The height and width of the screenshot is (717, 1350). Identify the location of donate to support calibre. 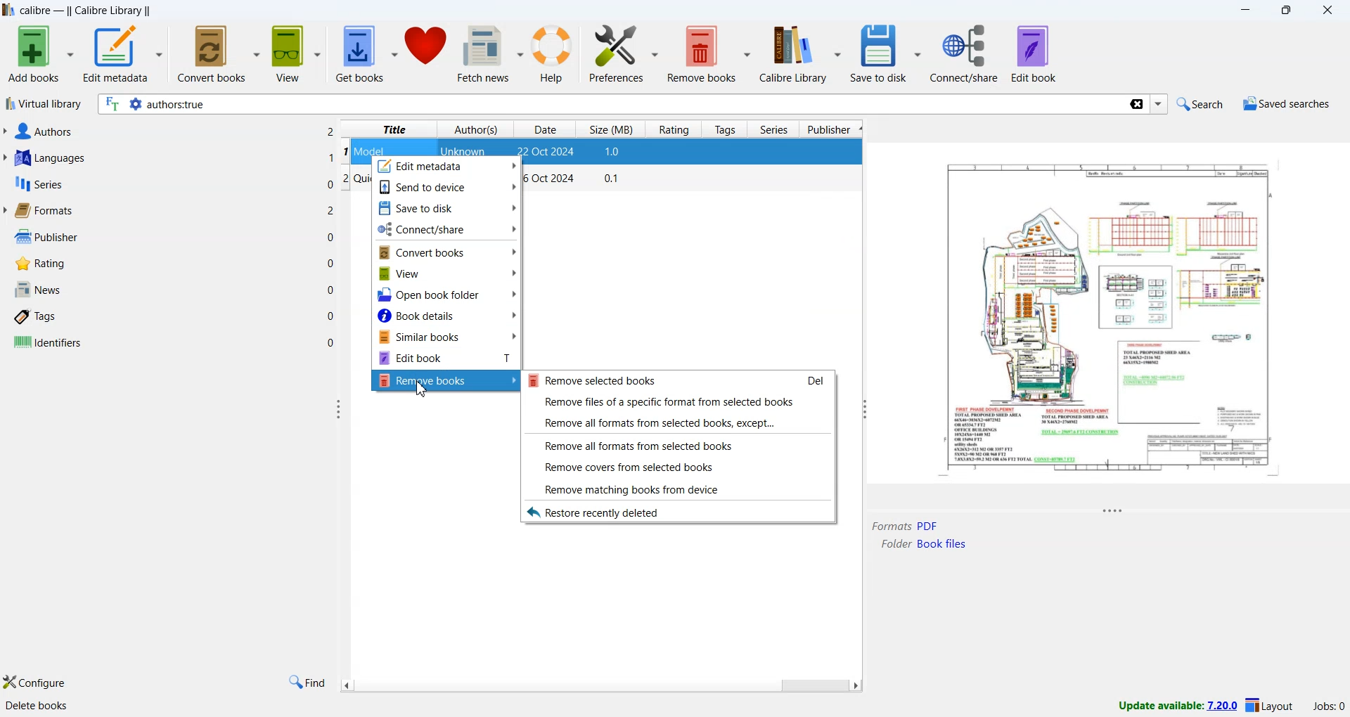
(427, 49).